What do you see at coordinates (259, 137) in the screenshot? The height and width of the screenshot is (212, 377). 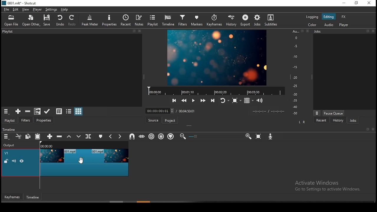 I see `zoom timeline to fit` at bounding box center [259, 137].